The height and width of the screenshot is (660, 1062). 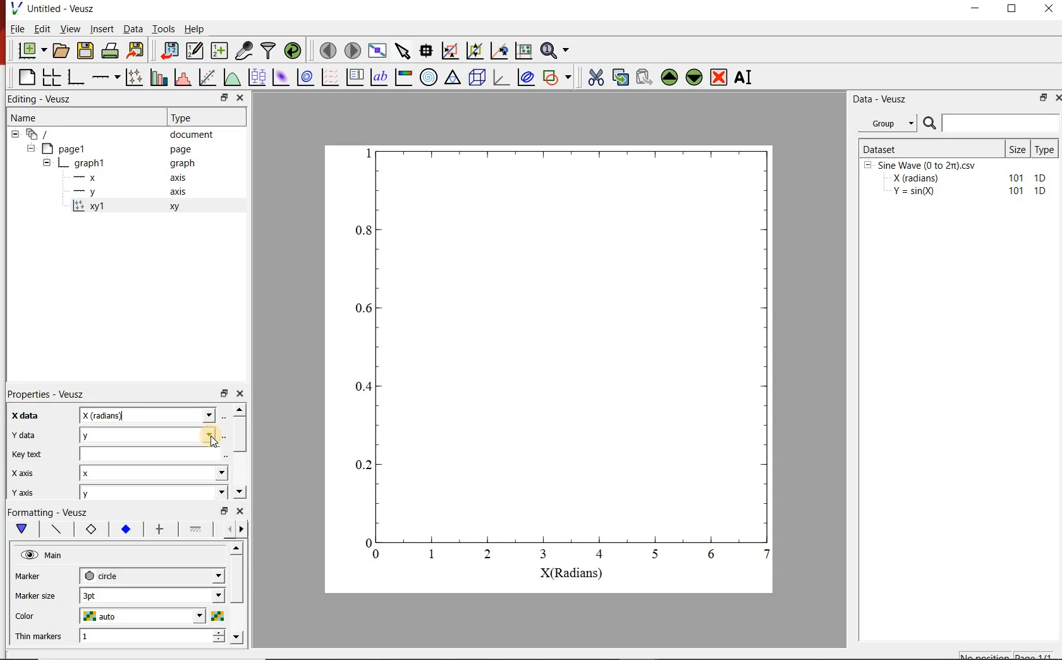 What do you see at coordinates (152, 434) in the screenshot?
I see `Auto` at bounding box center [152, 434].